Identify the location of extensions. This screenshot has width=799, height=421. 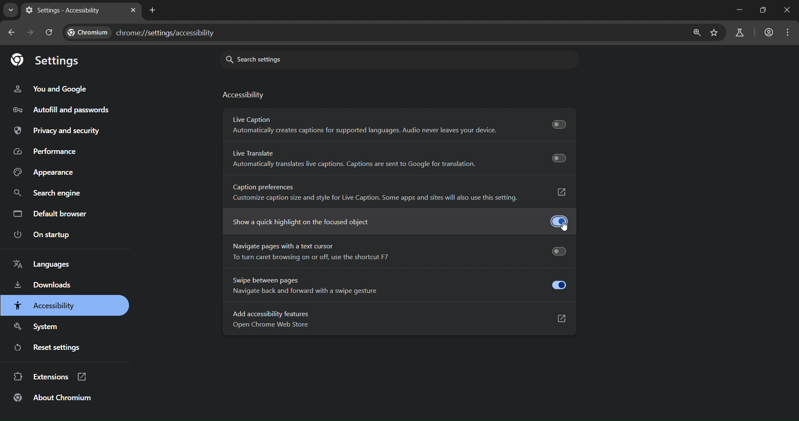
(50, 377).